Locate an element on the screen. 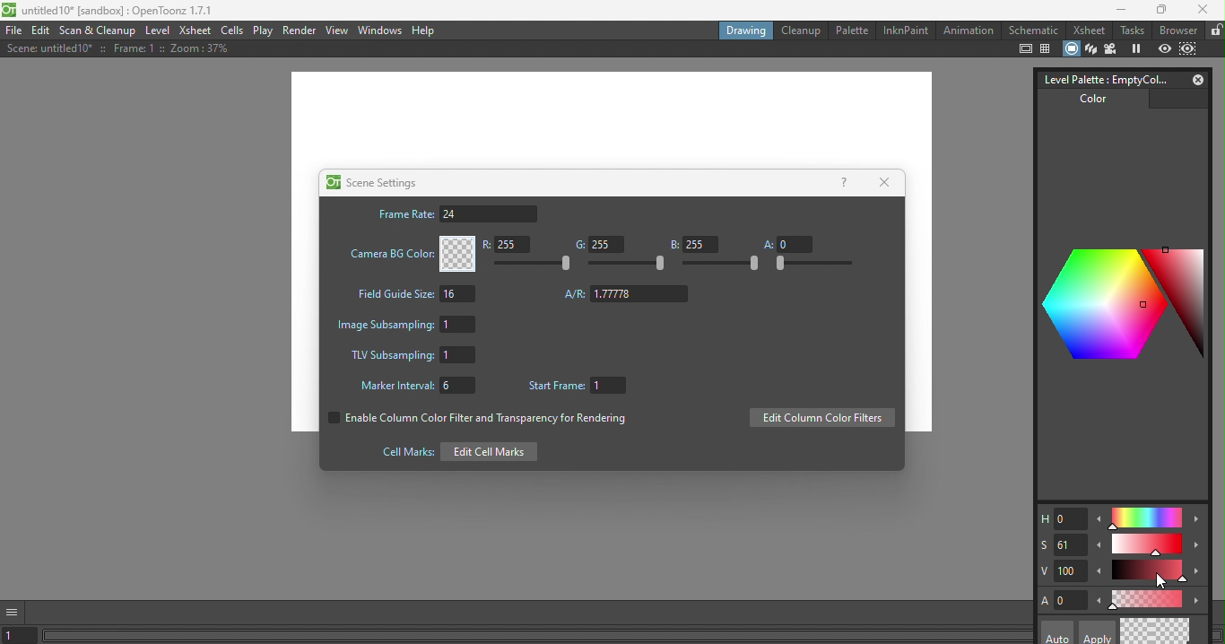 The height and width of the screenshot is (644, 1225). File is located at coordinates (13, 31).